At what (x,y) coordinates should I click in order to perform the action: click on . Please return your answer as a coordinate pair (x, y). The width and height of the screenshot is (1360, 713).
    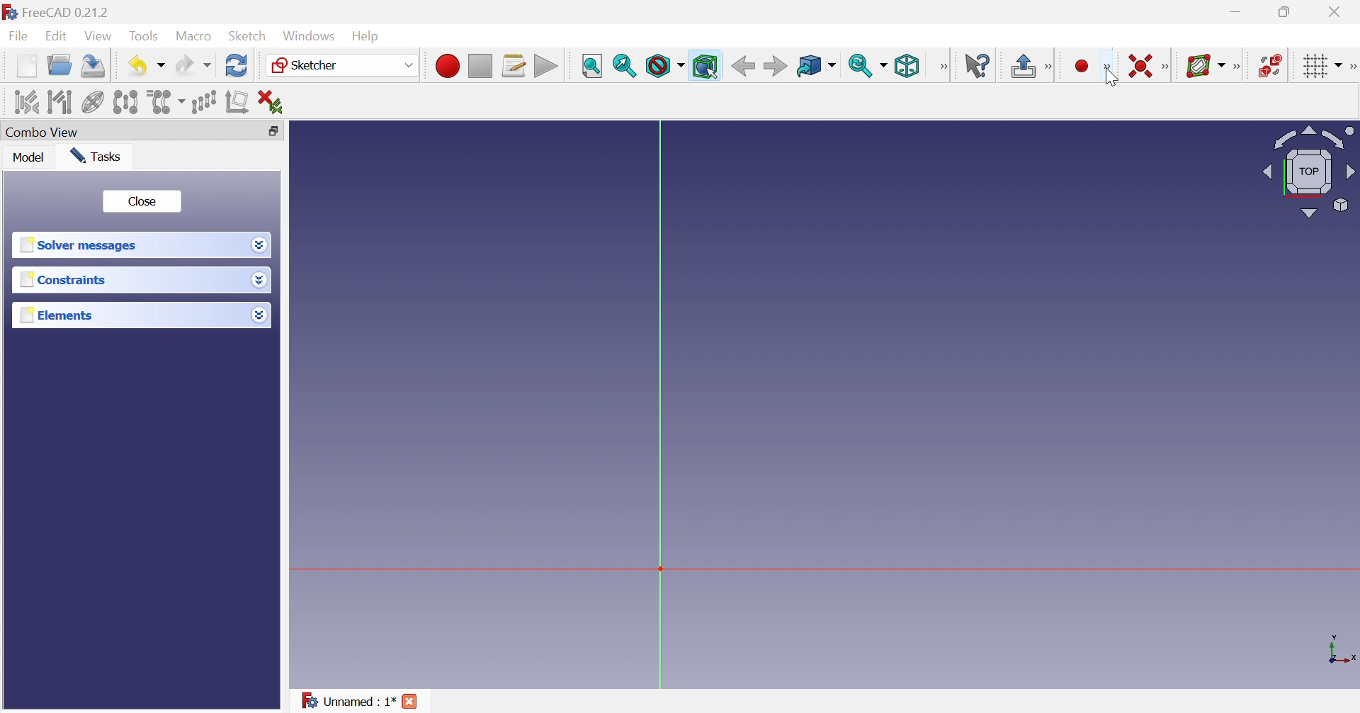
    Looking at the image, I should click on (365, 37).